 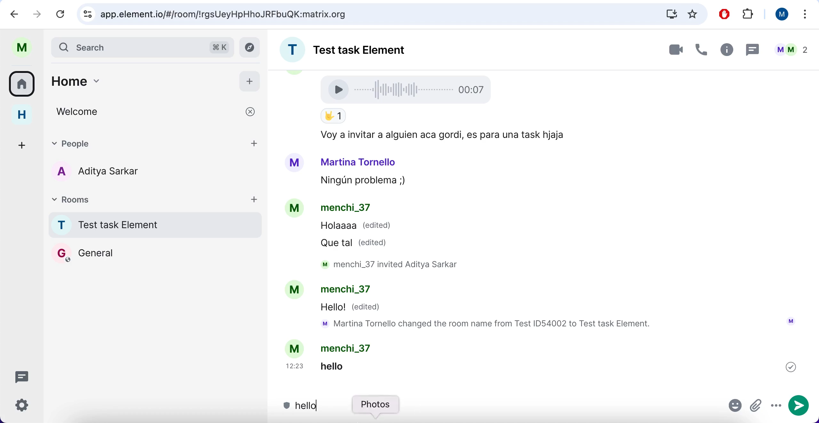 What do you see at coordinates (356, 227) in the screenshot?
I see `Holaaaa (edited)` at bounding box center [356, 227].